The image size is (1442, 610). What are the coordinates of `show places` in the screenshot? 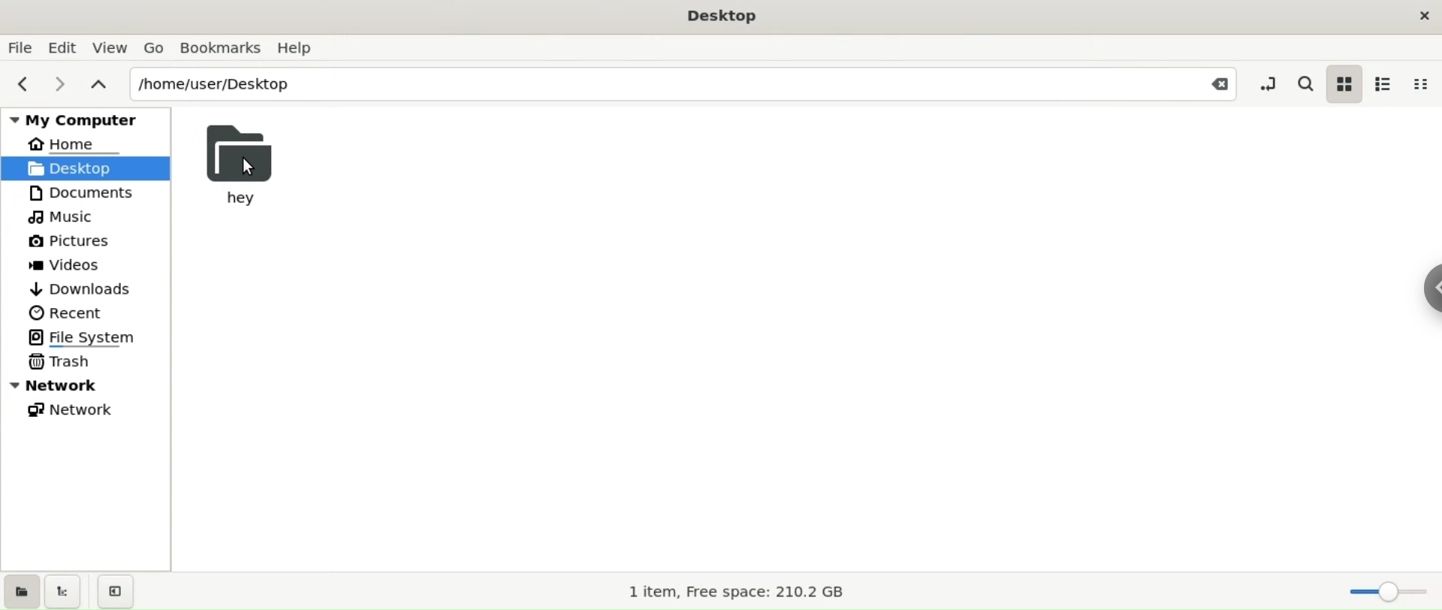 It's located at (21, 590).